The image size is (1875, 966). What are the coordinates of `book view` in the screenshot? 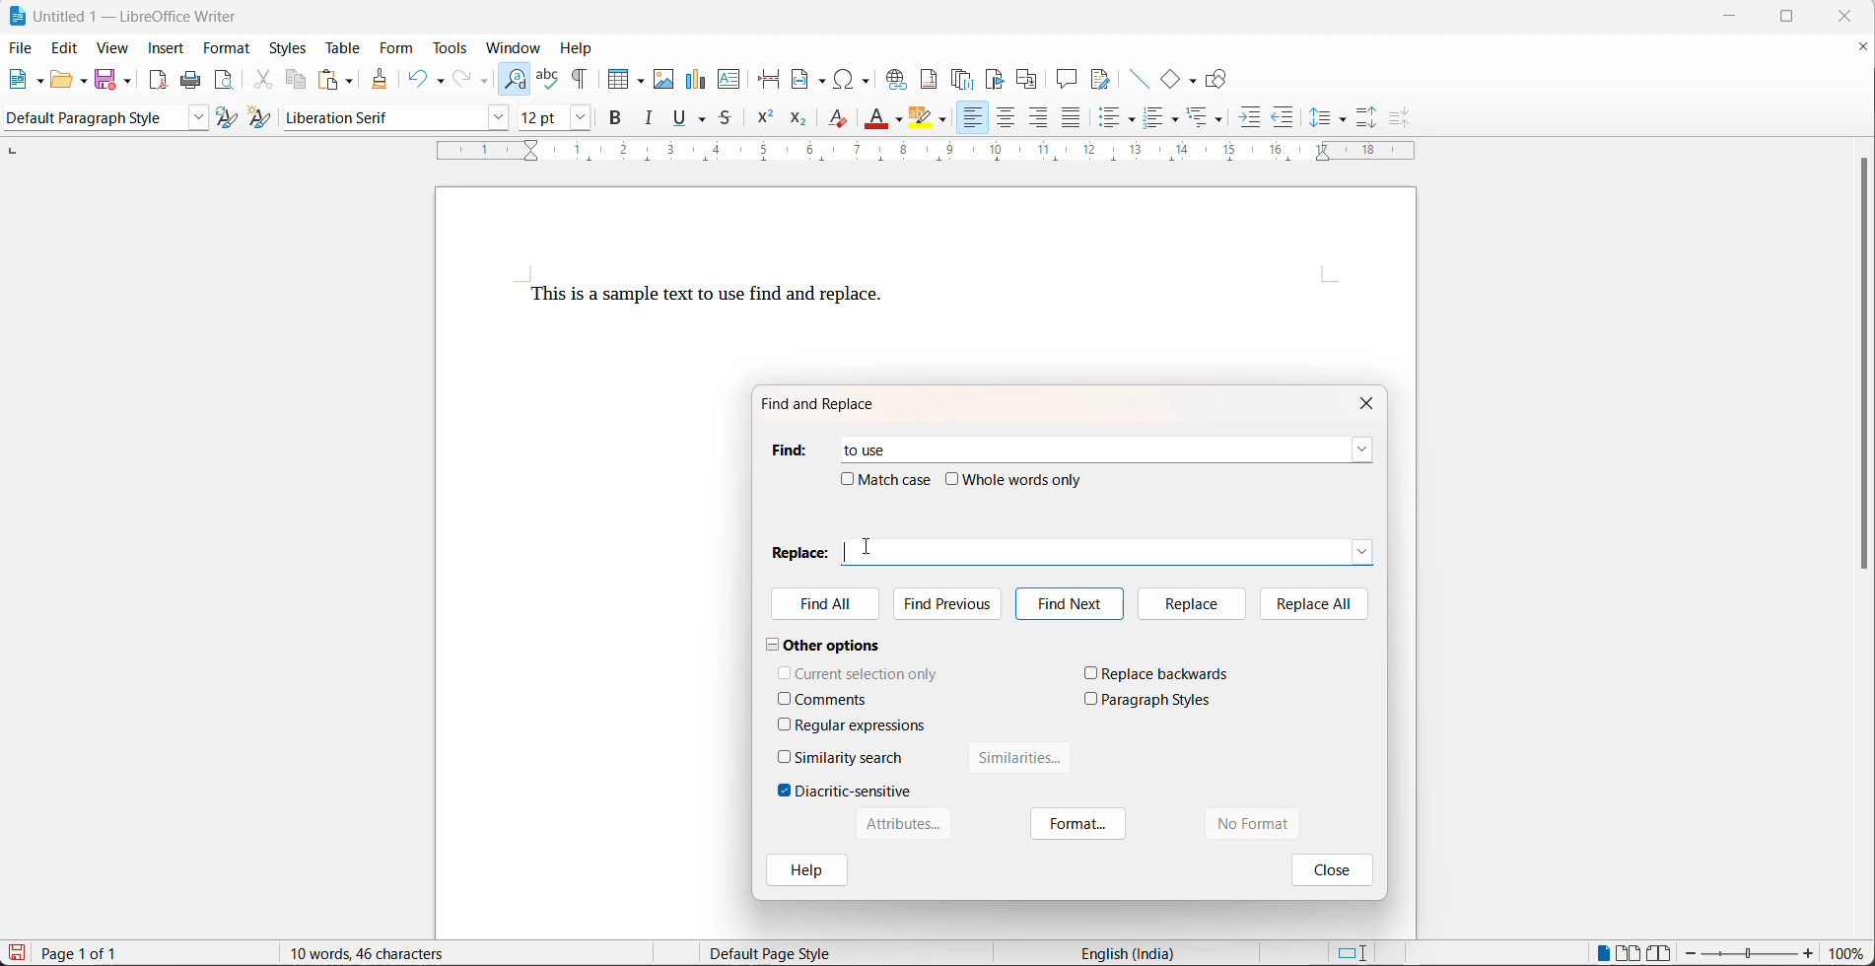 It's located at (1660, 952).